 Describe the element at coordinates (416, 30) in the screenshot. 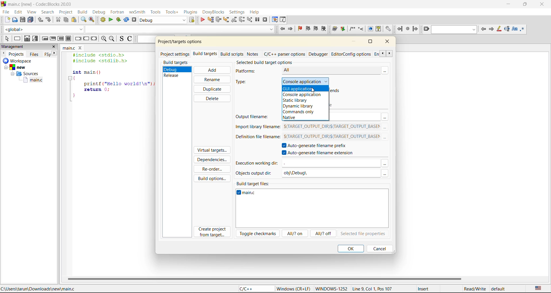

I see `jump forward` at that location.